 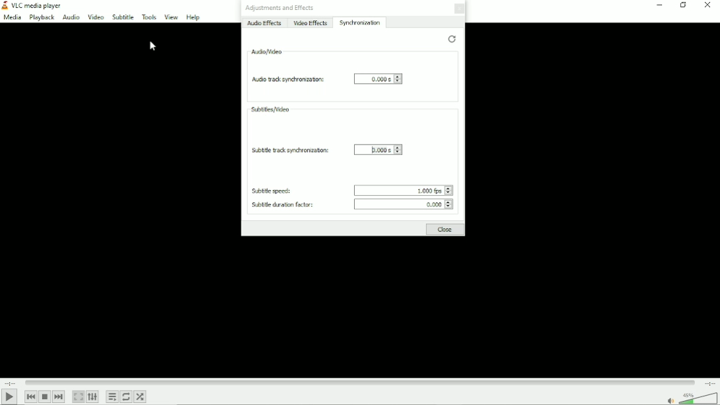 What do you see at coordinates (691, 398) in the screenshot?
I see `volume` at bounding box center [691, 398].